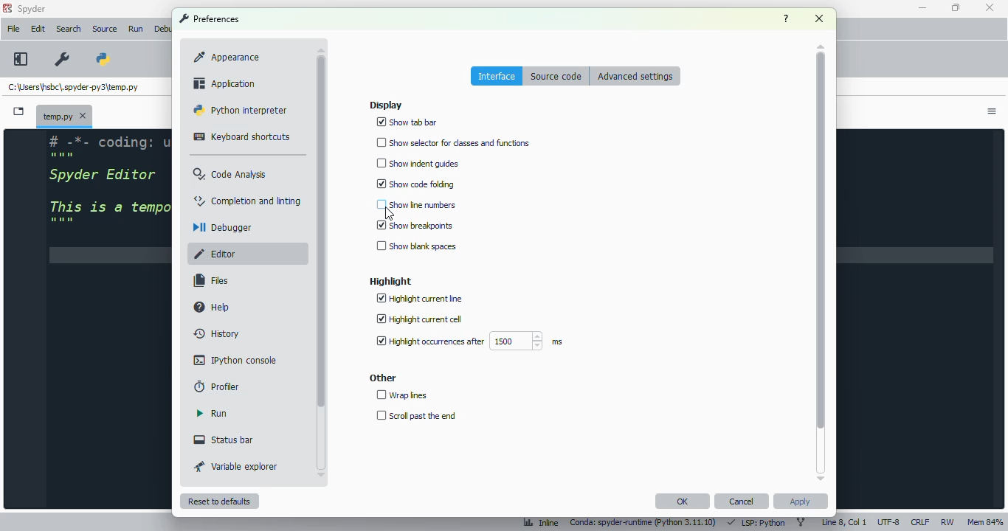 This screenshot has width=1008, height=531. Describe the element at coordinates (213, 306) in the screenshot. I see `help` at that location.